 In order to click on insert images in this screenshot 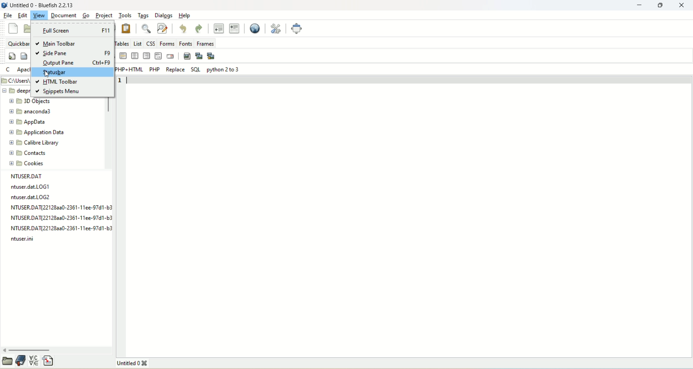, I will do `click(187, 55)`.